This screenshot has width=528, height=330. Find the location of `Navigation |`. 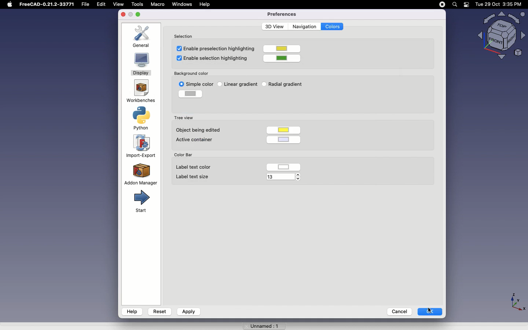

Navigation | is located at coordinates (304, 26).